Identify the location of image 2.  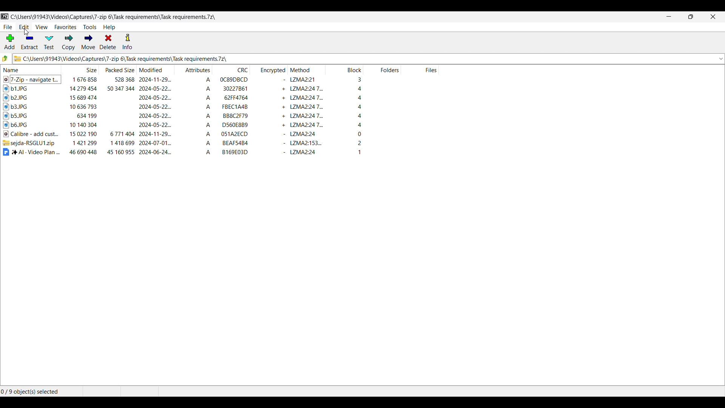
(24, 97).